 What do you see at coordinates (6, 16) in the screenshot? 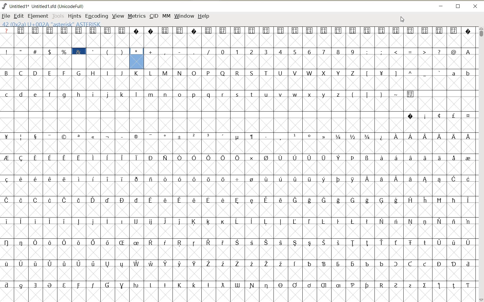
I see `FILE` at bounding box center [6, 16].